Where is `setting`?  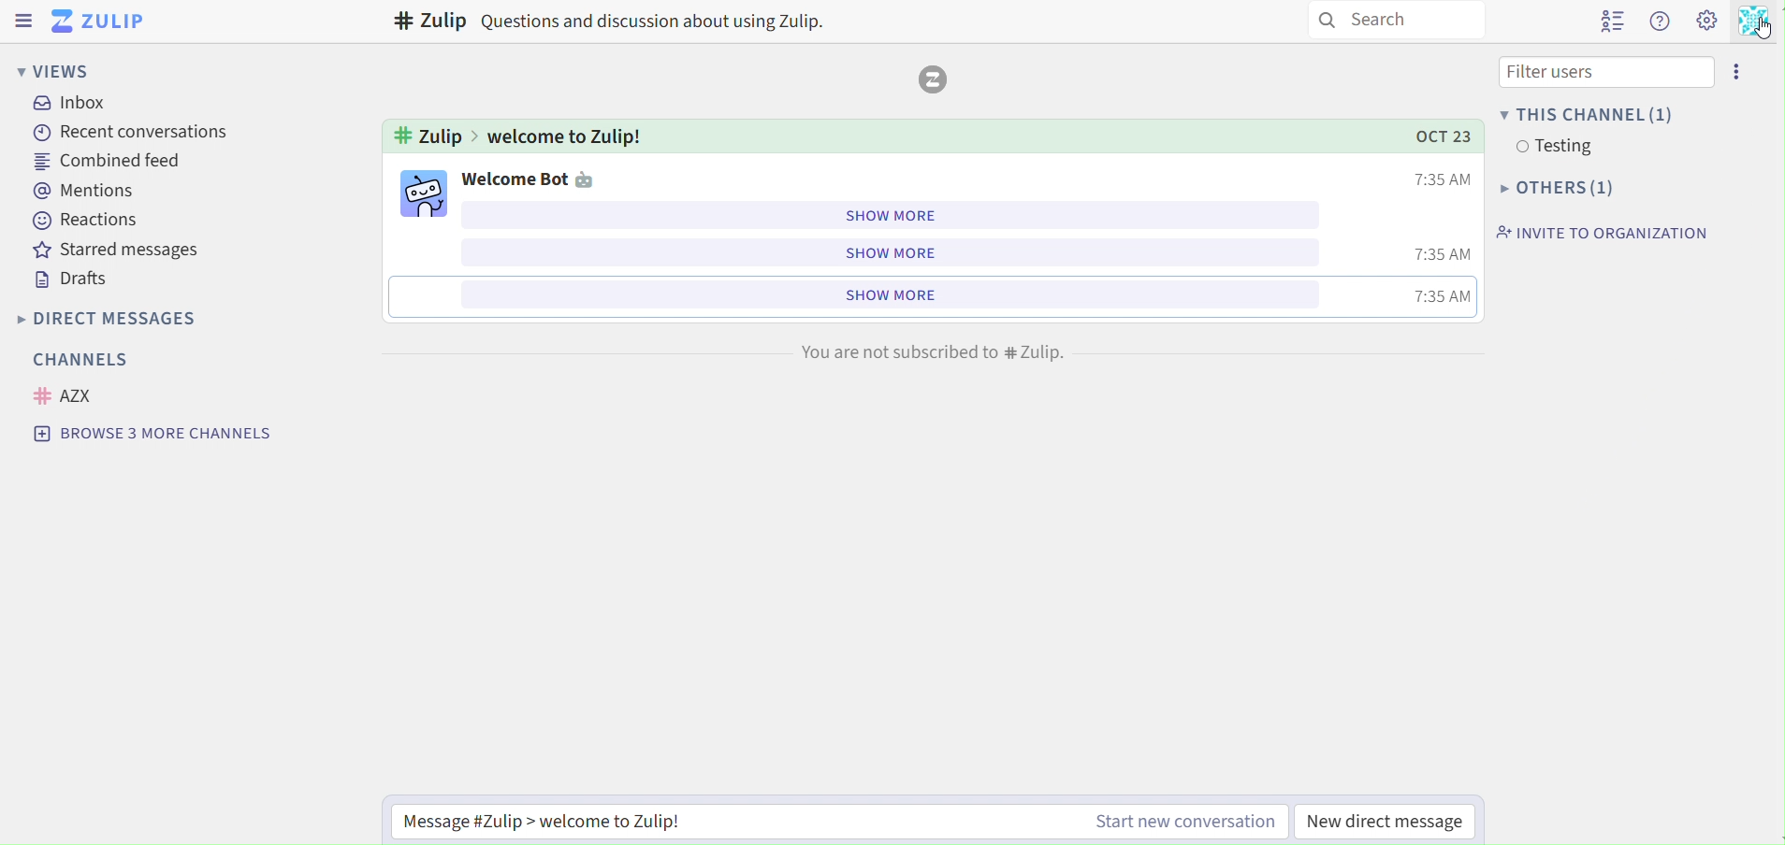 setting is located at coordinates (1706, 23).